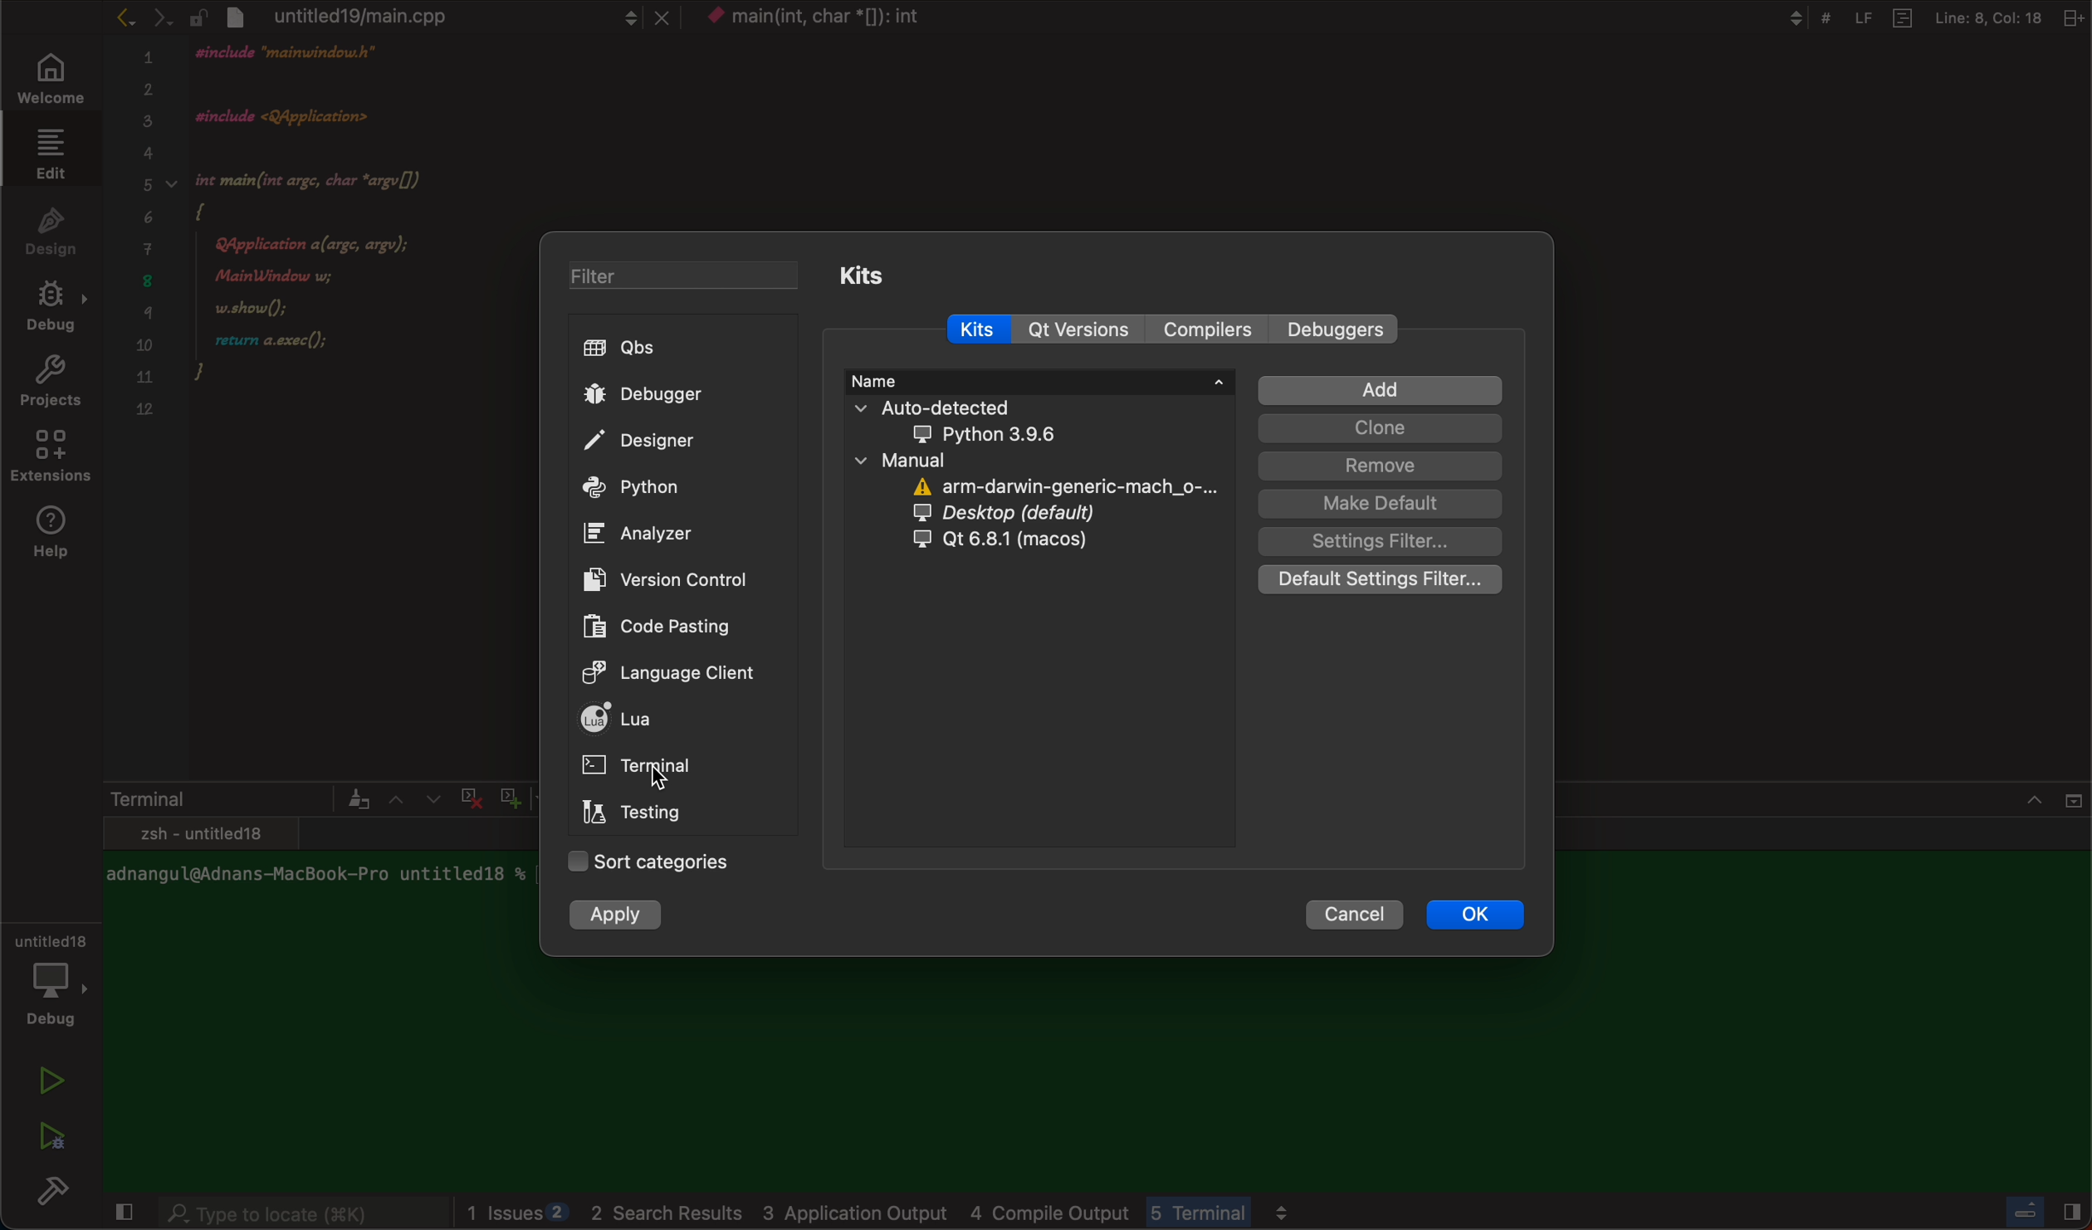 The width and height of the screenshot is (2092, 1230). What do you see at coordinates (56, 534) in the screenshot?
I see `help` at bounding box center [56, 534].